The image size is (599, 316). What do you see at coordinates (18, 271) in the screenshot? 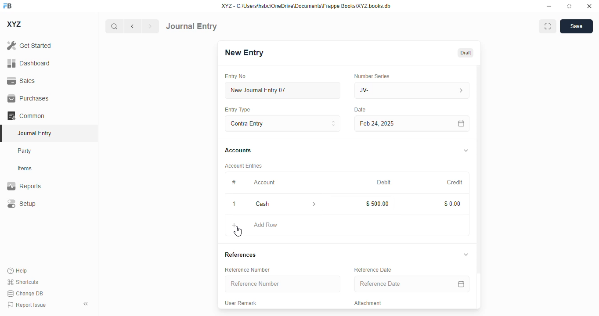
I see `help` at bounding box center [18, 271].